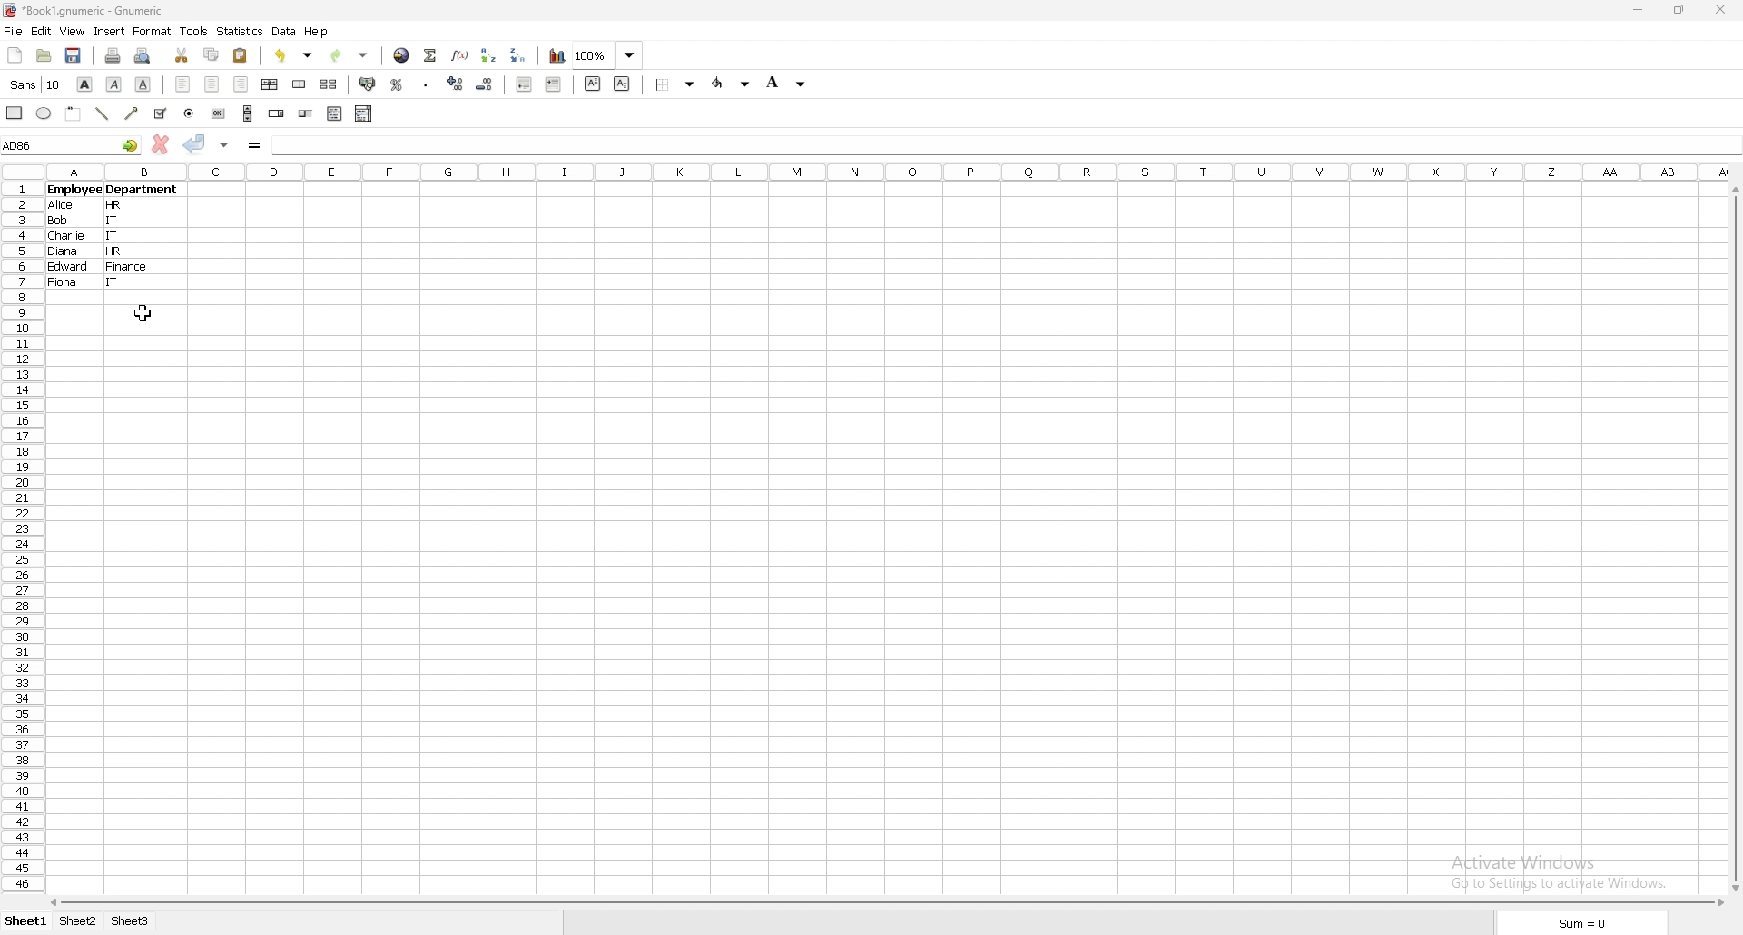 This screenshot has height=935, width=1743. Describe the element at coordinates (488, 55) in the screenshot. I see `sort ascending` at that location.